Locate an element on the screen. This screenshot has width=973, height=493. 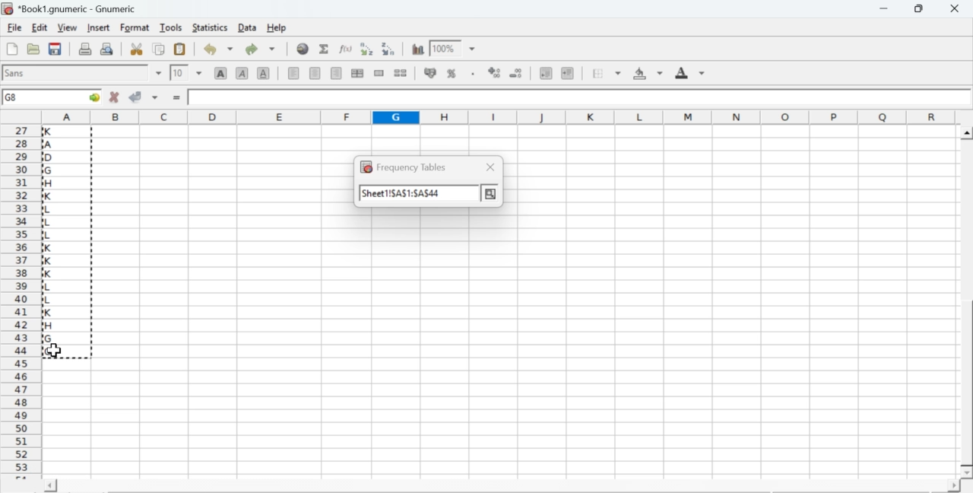
G8 is located at coordinates (13, 97).